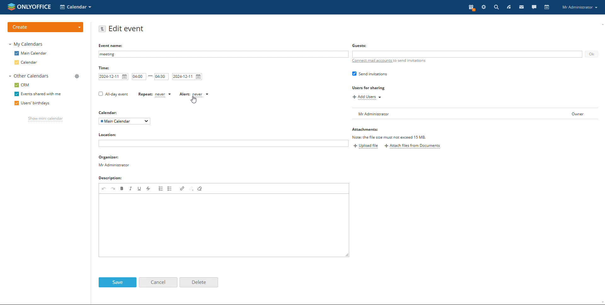  Describe the element at coordinates (523, 8) in the screenshot. I see `mail` at that location.